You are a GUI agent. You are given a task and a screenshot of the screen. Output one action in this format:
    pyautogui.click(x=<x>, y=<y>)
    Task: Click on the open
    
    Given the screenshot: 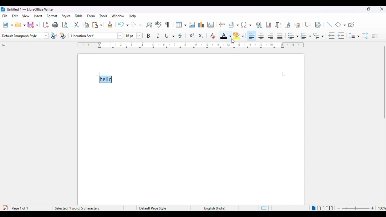 What is the action you would take?
    pyautogui.click(x=20, y=25)
    